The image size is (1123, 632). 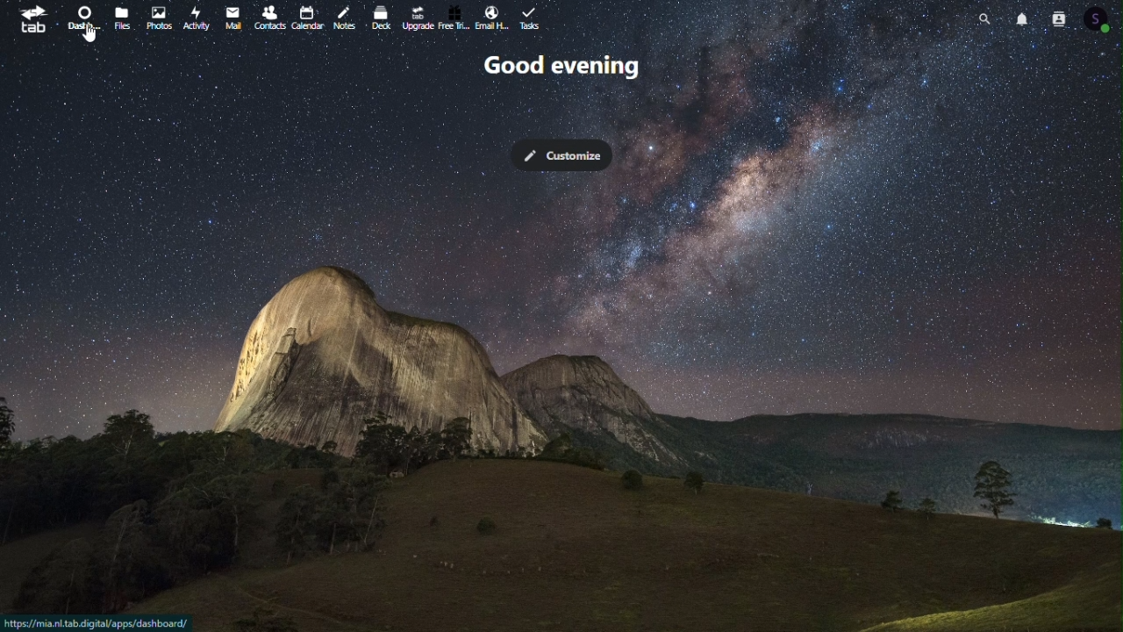 What do you see at coordinates (533, 17) in the screenshot?
I see `Tasks` at bounding box center [533, 17].